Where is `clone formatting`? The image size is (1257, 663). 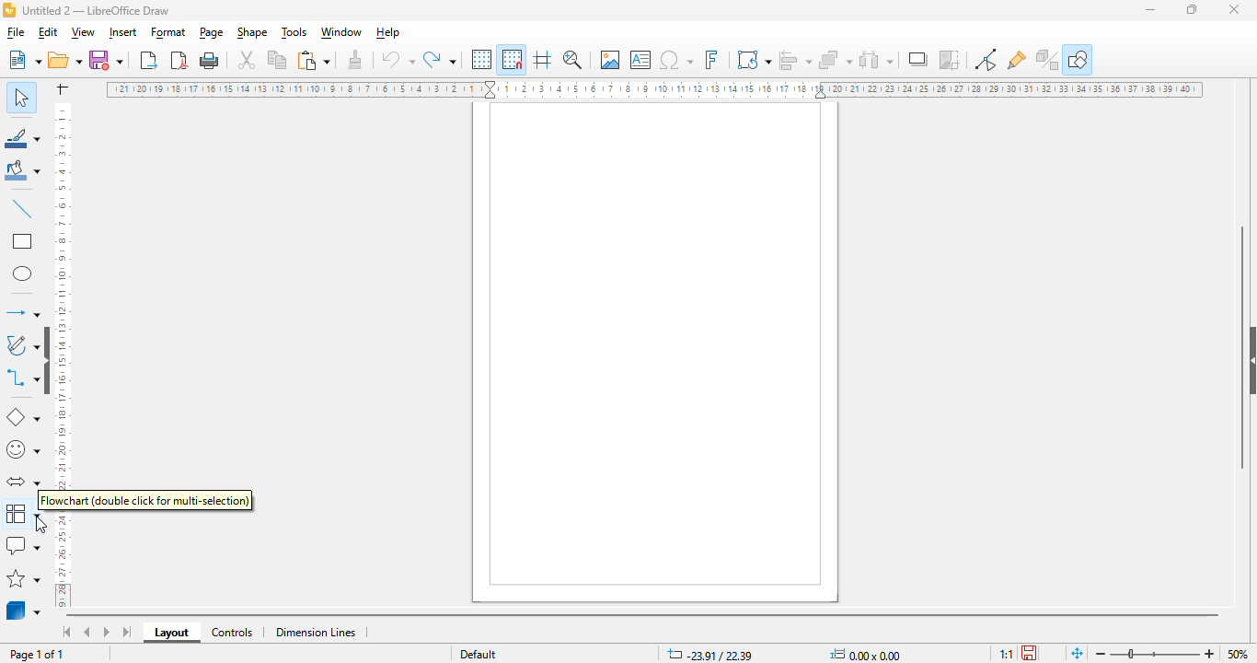
clone formatting is located at coordinates (355, 60).